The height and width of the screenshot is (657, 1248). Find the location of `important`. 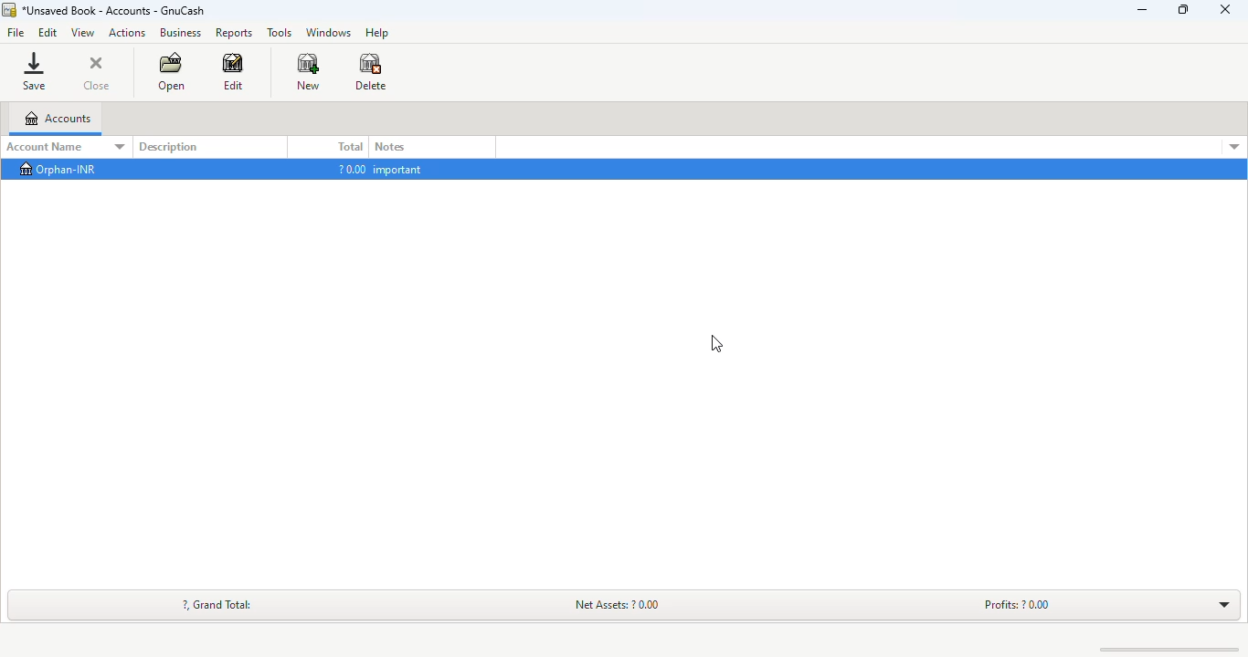

important is located at coordinates (400, 169).